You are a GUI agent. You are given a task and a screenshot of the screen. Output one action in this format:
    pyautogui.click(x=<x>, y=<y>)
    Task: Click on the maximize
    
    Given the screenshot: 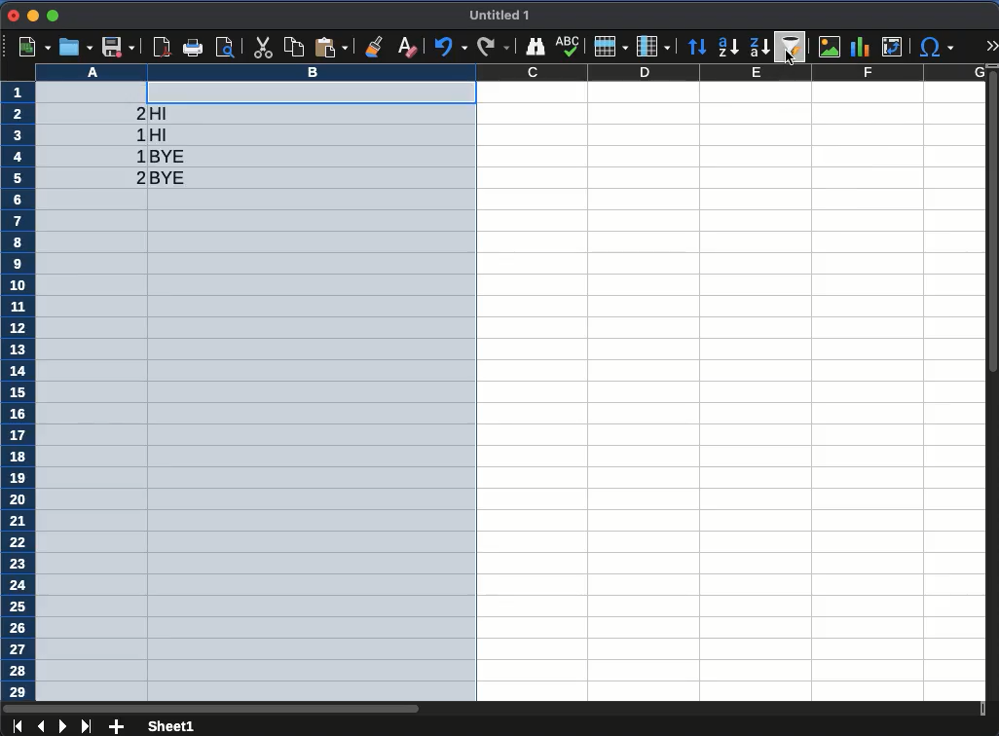 What is the action you would take?
    pyautogui.click(x=55, y=16)
    